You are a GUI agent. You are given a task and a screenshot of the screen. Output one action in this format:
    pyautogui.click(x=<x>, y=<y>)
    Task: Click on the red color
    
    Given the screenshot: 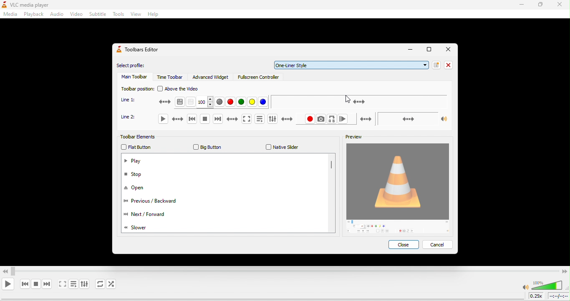 What is the action you would take?
    pyautogui.click(x=230, y=102)
    